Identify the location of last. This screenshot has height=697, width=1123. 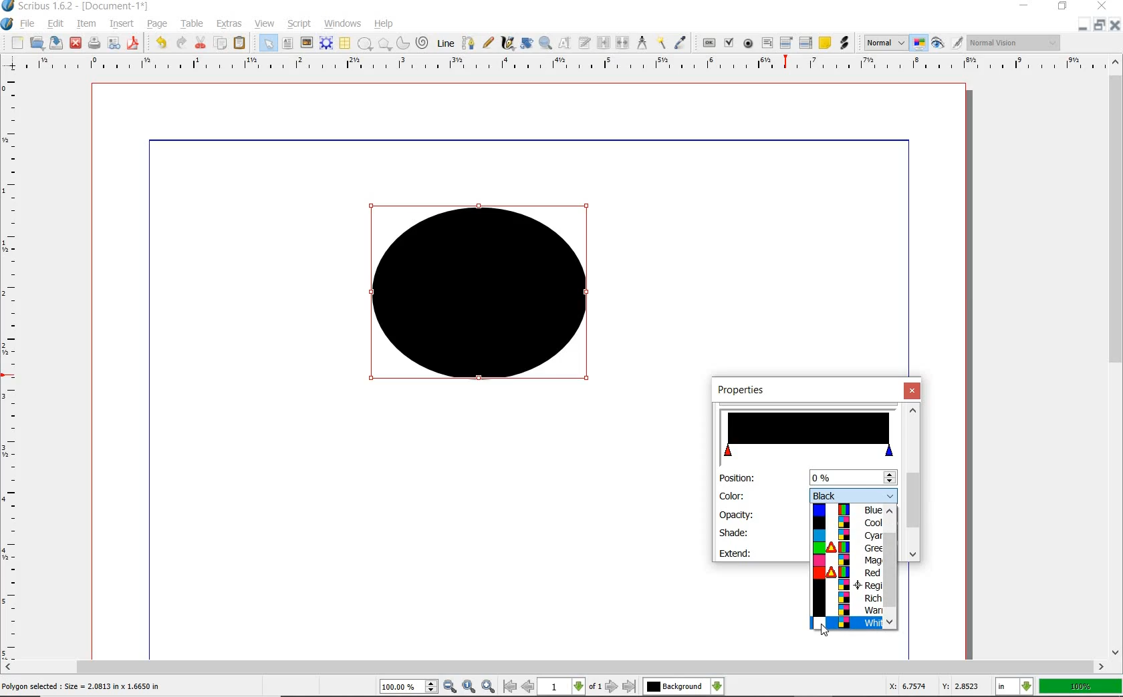
(628, 687).